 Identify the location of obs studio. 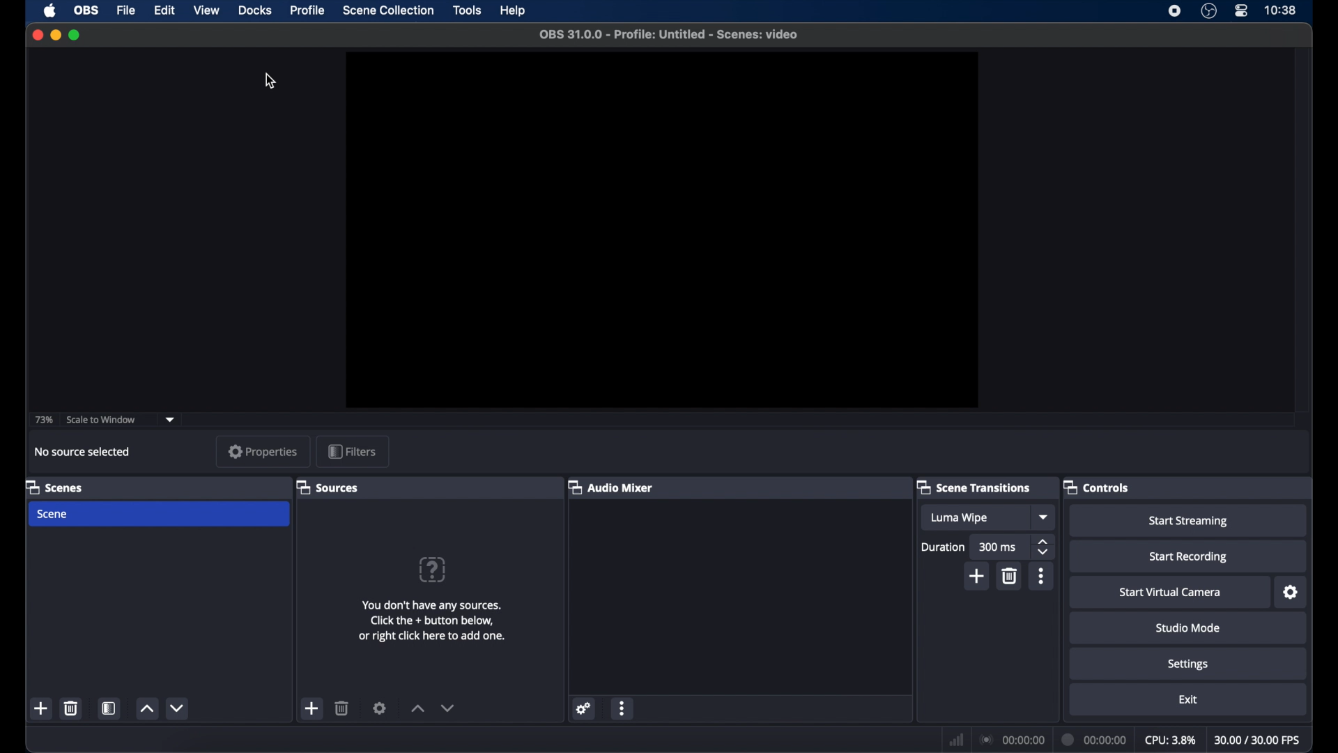
(1208, 11).